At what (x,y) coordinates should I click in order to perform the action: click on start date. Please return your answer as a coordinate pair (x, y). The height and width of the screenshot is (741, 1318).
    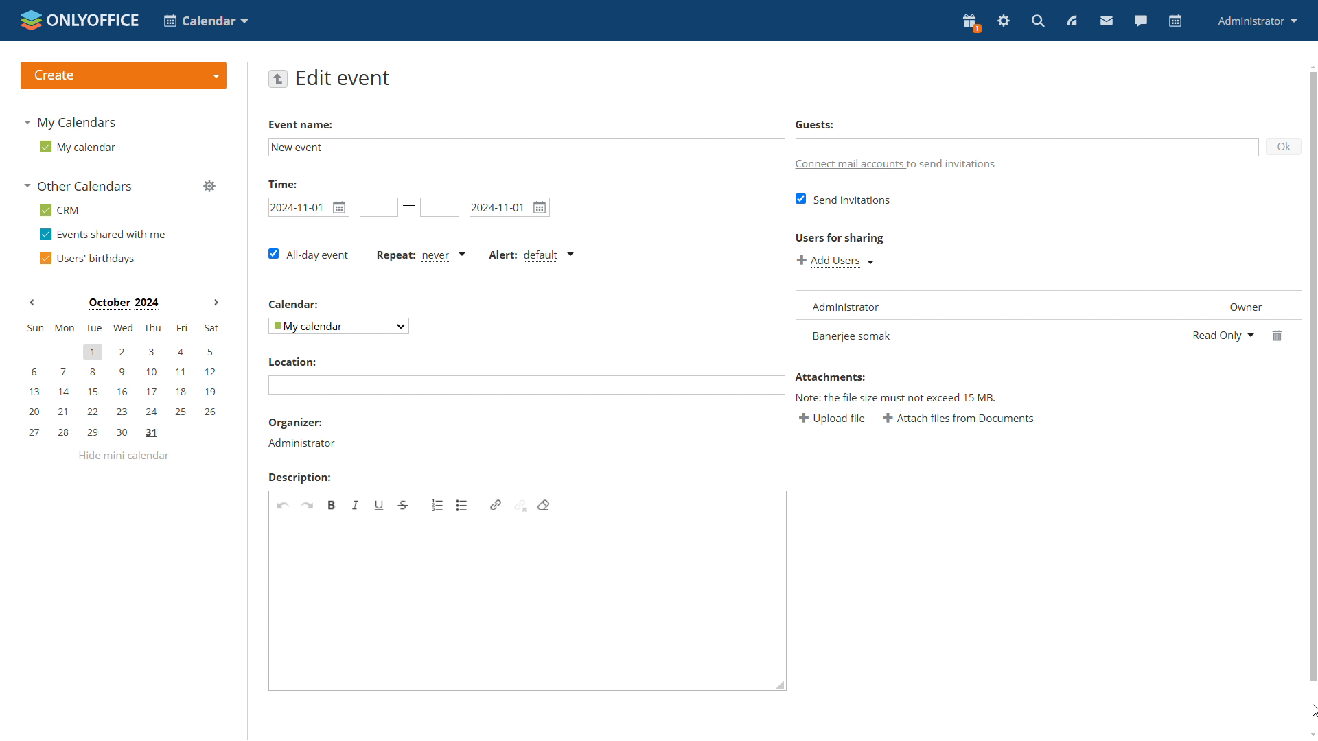
    Looking at the image, I should click on (307, 209).